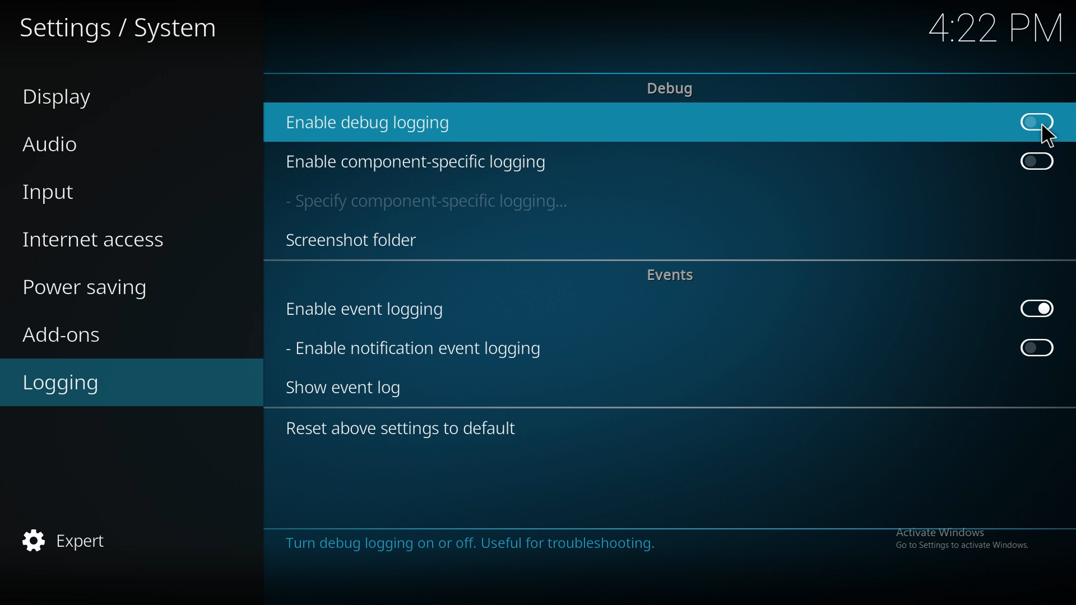  Describe the element at coordinates (112, 384) in the screenshot. I see `logging` at that location.